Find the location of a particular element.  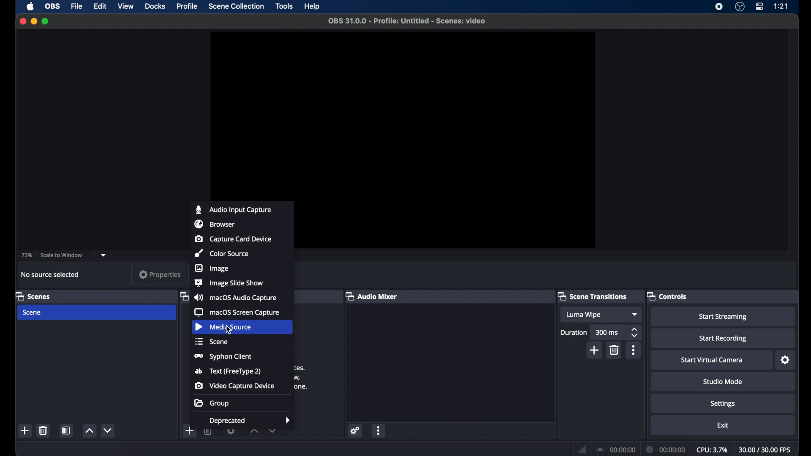

audio input capture is located at coordinates (233, 210).